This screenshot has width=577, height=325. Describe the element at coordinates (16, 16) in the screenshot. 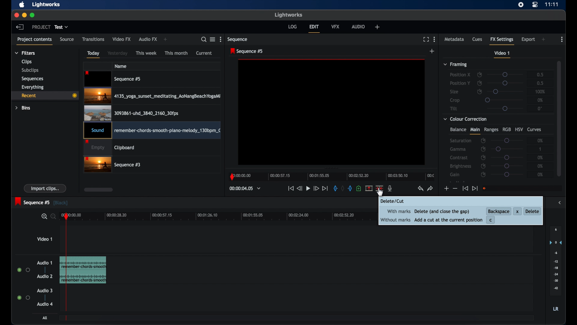

I see `close` at that location.